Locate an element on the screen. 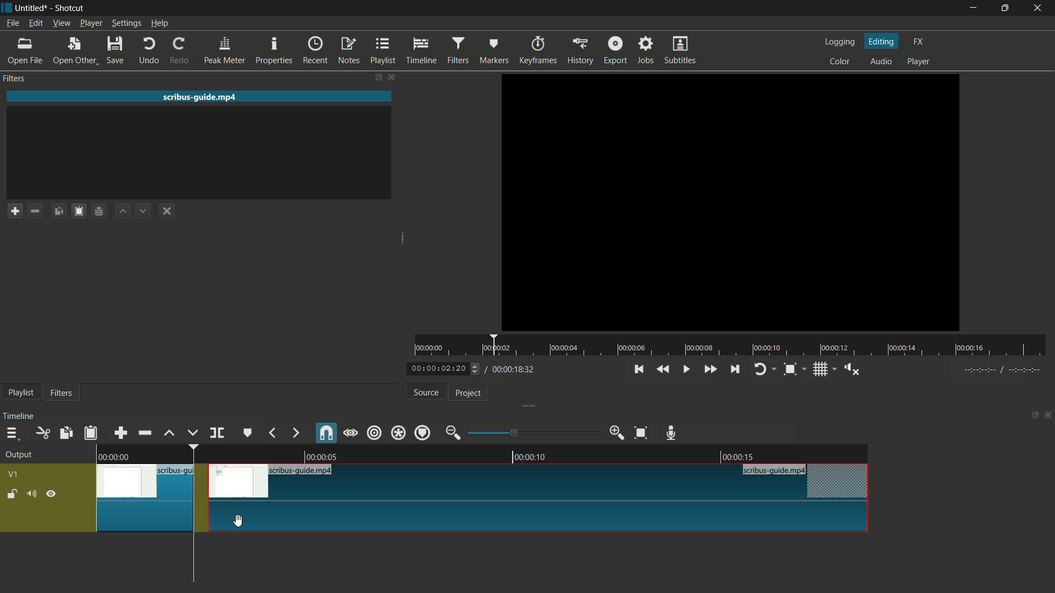  ripple delete is located at coordinates (145, 433).